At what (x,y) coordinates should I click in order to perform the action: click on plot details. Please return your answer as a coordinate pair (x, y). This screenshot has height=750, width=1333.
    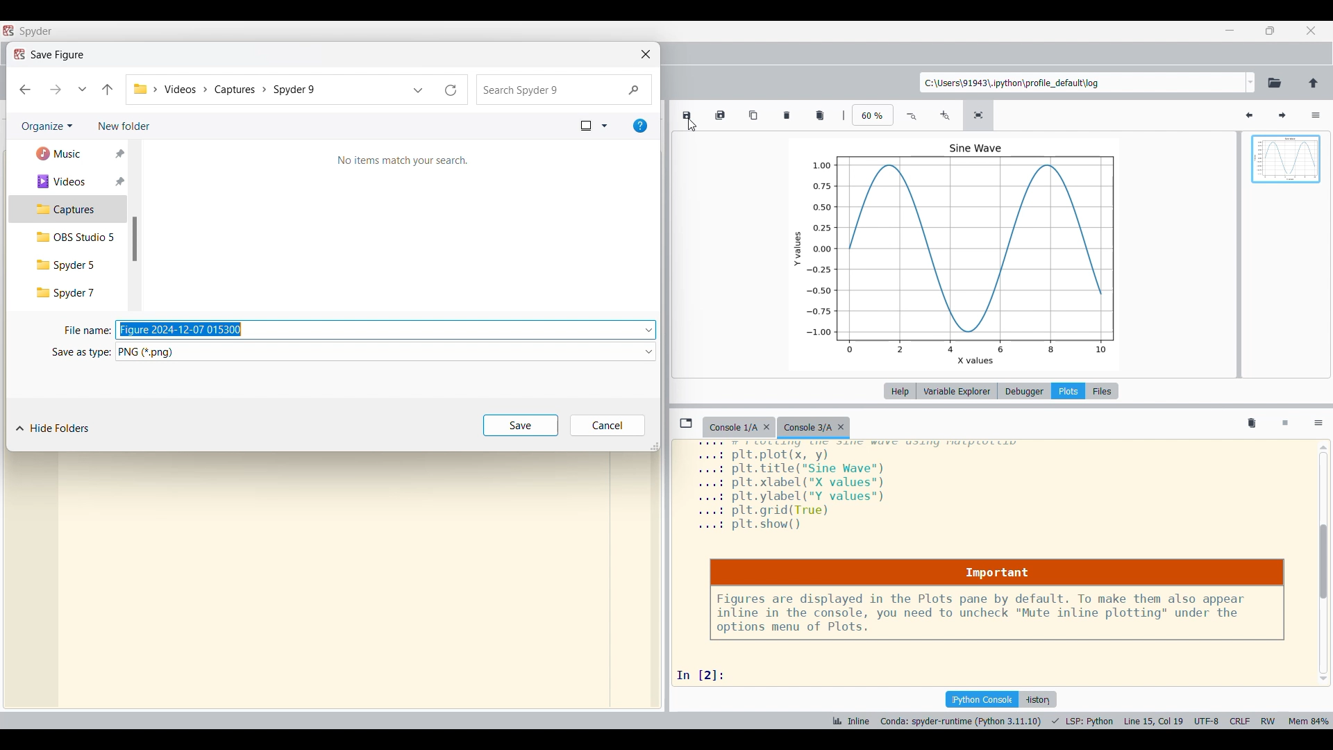
    Looking at the image, I should click on (864, 489).